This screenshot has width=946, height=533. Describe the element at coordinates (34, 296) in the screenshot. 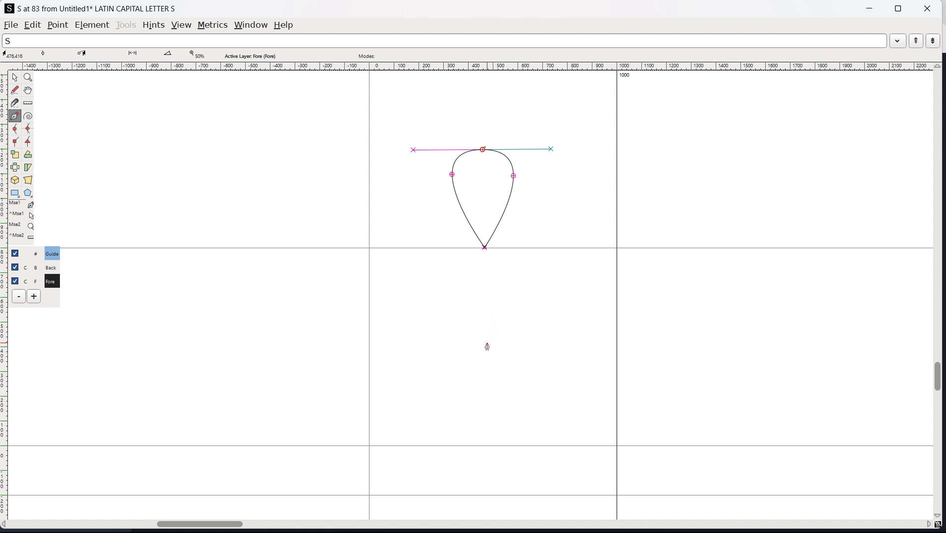

I see `add layers` at that location.